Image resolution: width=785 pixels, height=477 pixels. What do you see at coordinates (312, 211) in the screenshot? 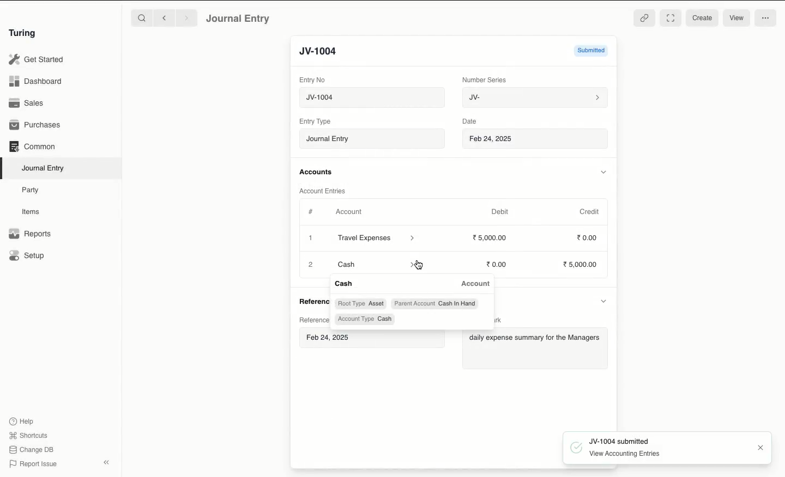
I see `Hashtag` at bounding box center [312, 211].